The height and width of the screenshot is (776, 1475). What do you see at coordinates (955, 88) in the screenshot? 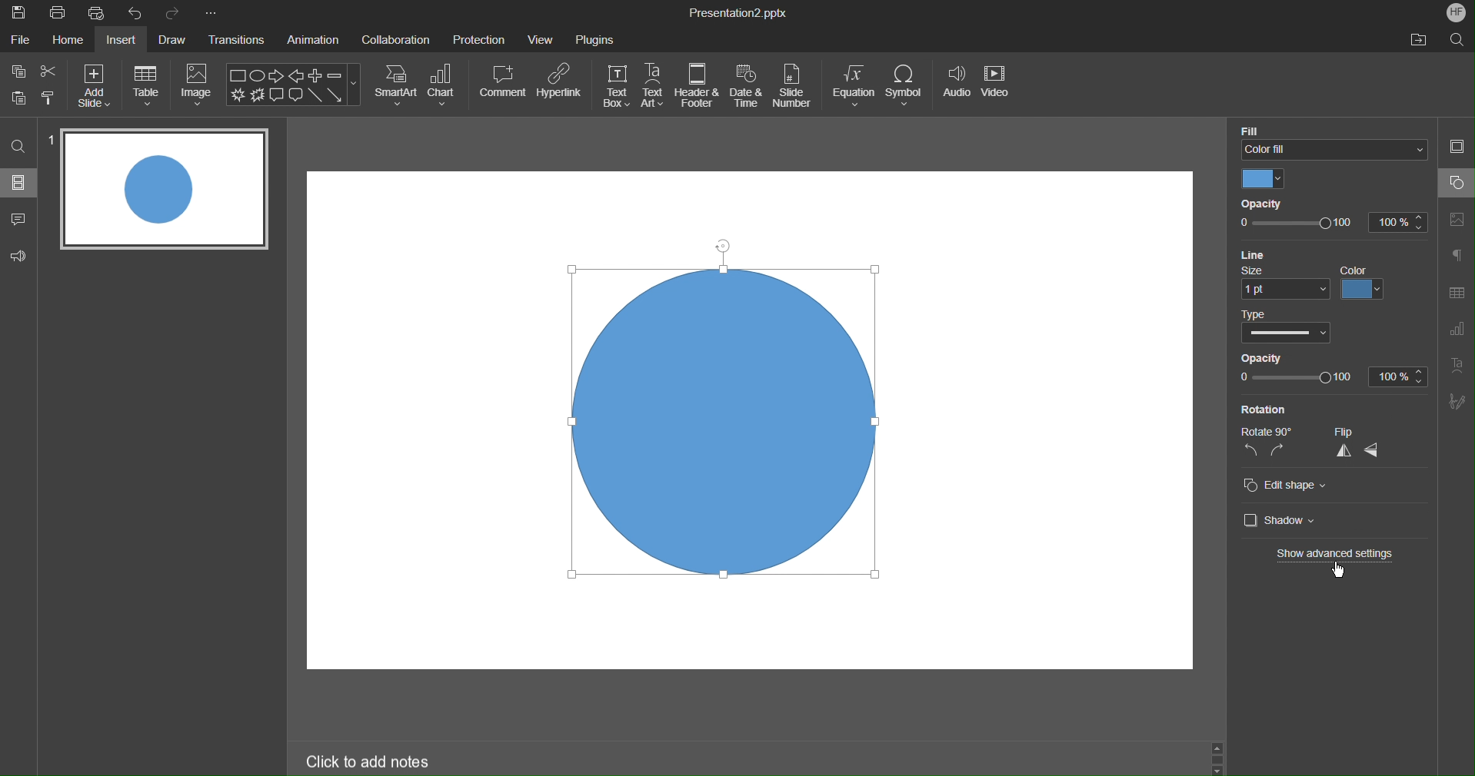
I see `Audio` at bounding box center [955, 88].